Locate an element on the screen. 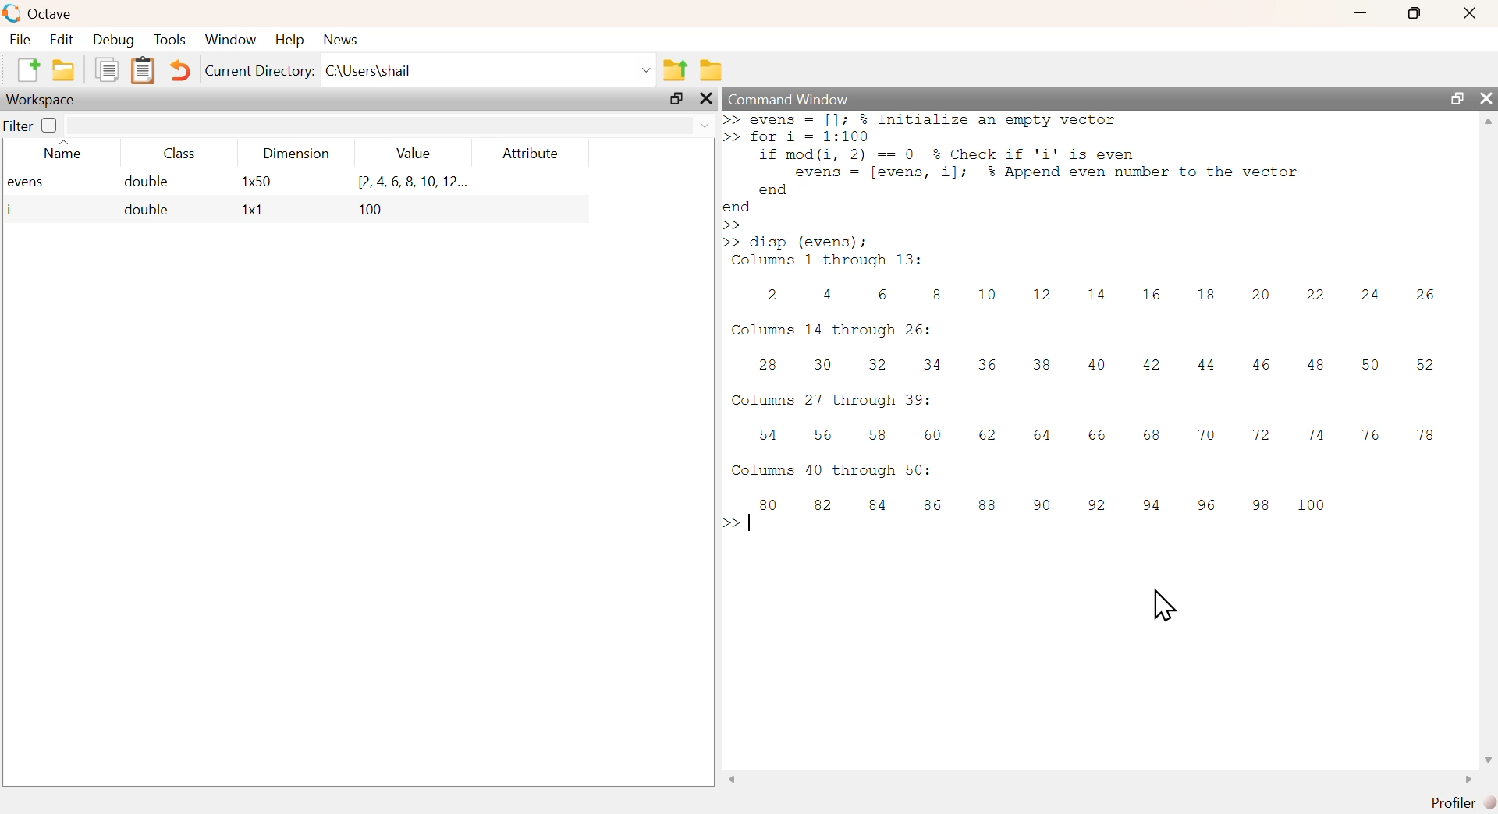 This screenshot has width=1498, height=814. evens is located at coordinates (32, 184).